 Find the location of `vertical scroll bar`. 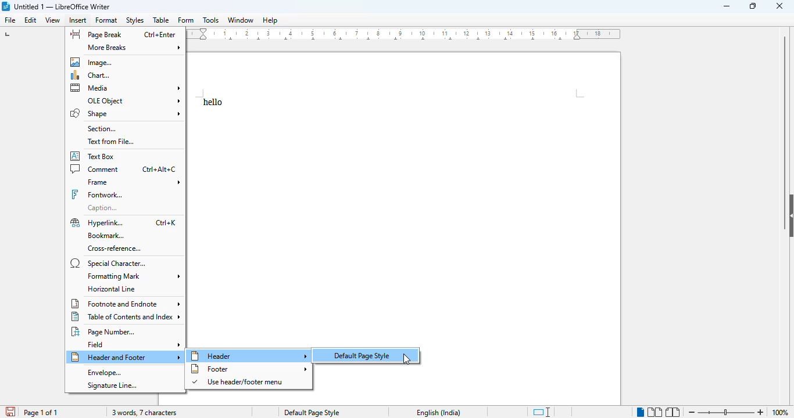

vertical scroll bar is located at coordinates (785, 111).